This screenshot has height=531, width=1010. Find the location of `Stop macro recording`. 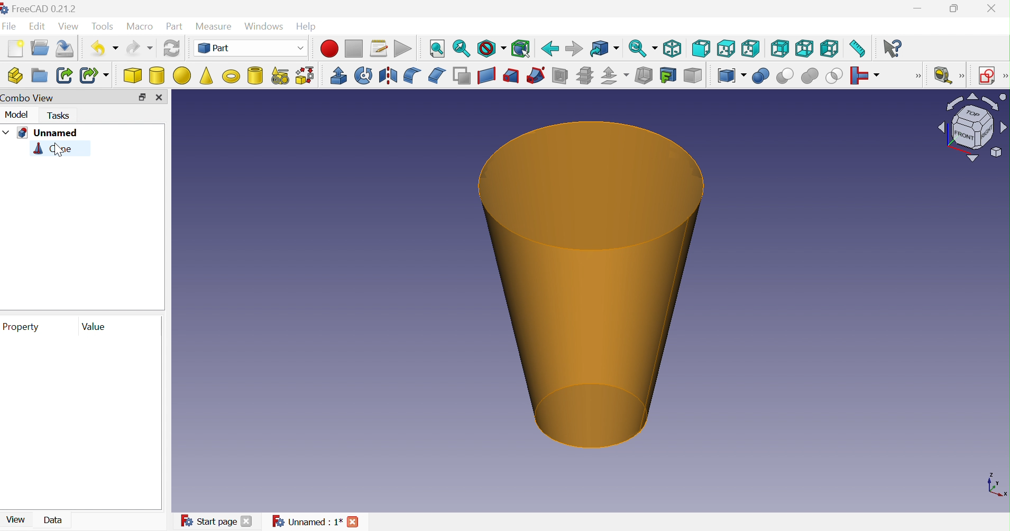

Stop macro recording is located at coordinates (354, 49).